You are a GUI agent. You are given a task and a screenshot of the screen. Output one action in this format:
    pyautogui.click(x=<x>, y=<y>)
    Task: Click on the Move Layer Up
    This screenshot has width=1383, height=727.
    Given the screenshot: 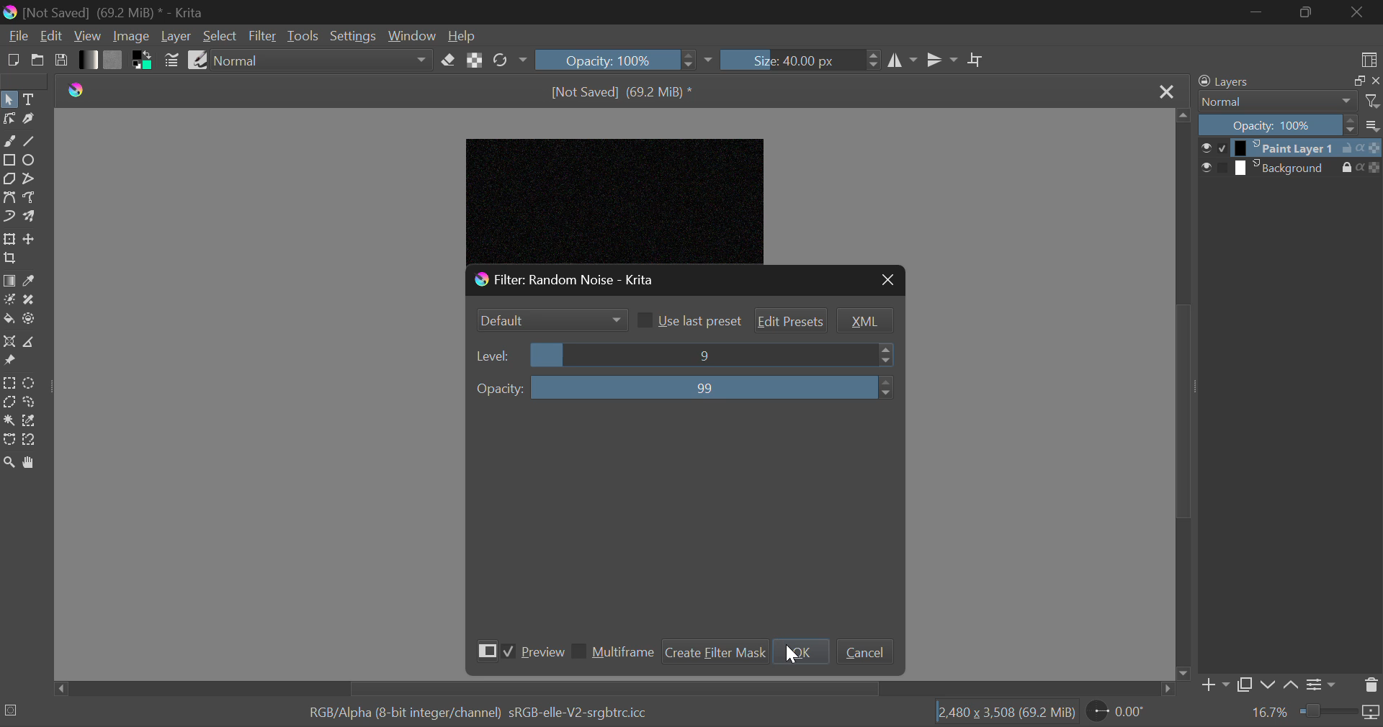 What is the action you would take?
    pyautogui.click(x=1289, y=683)
    